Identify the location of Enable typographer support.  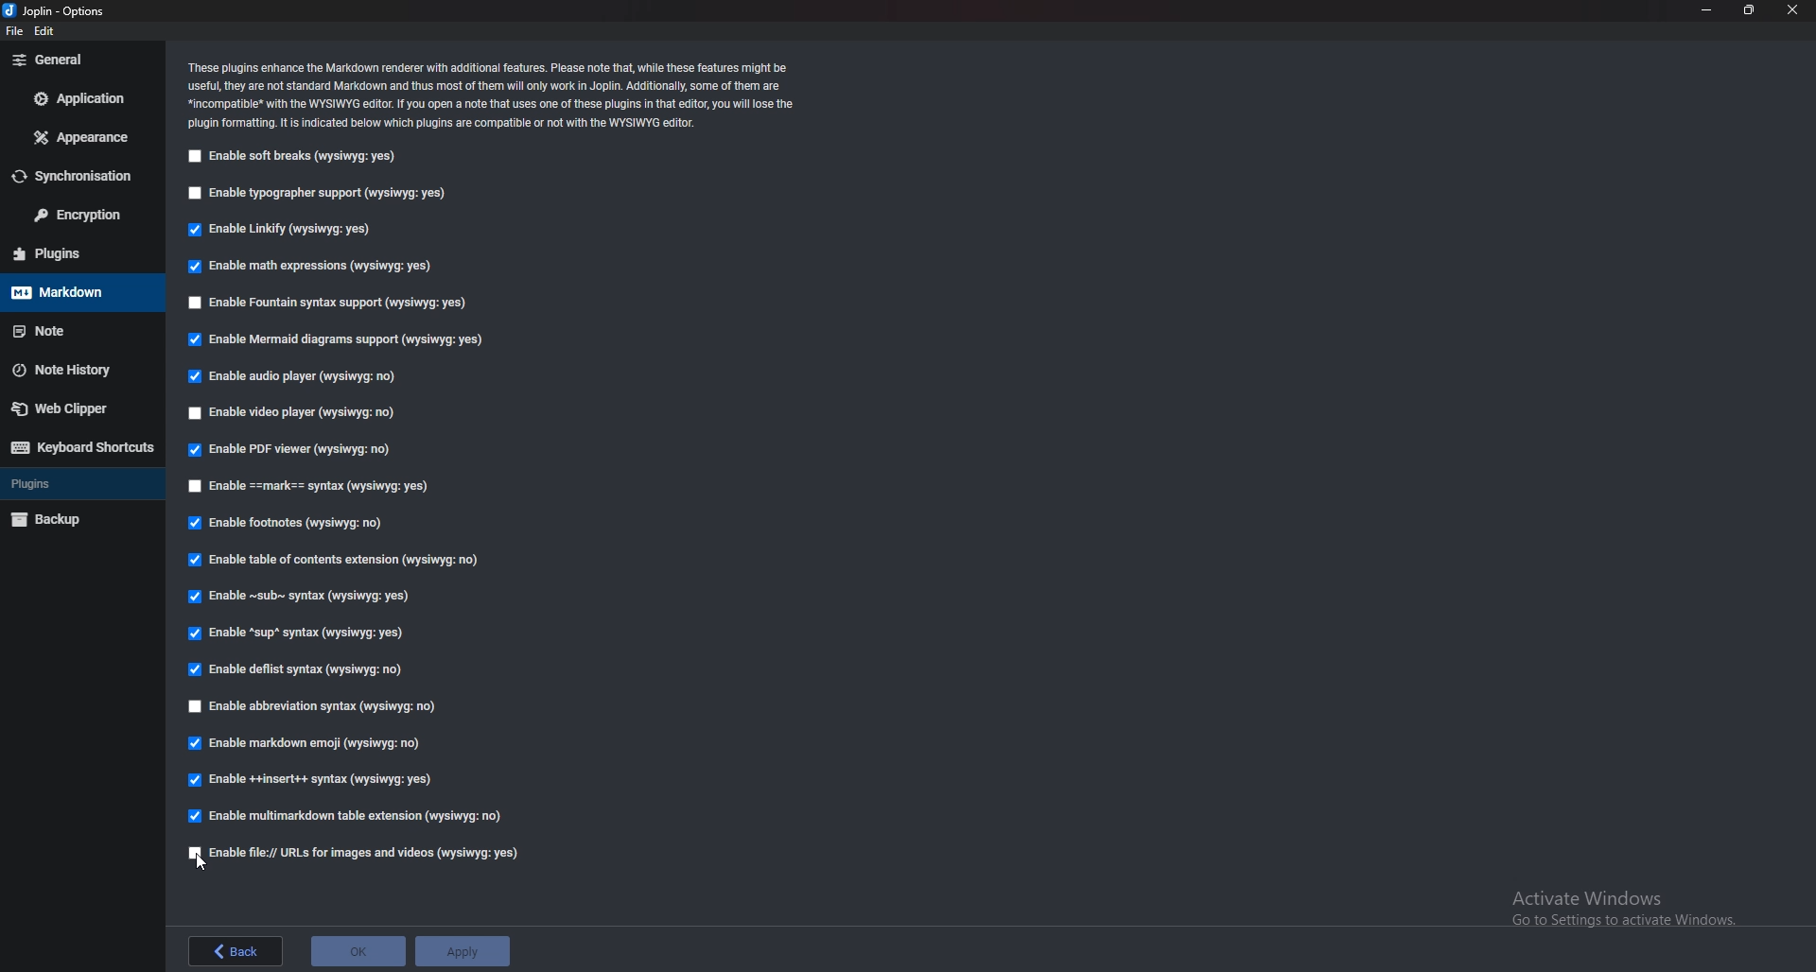
(321, 195).